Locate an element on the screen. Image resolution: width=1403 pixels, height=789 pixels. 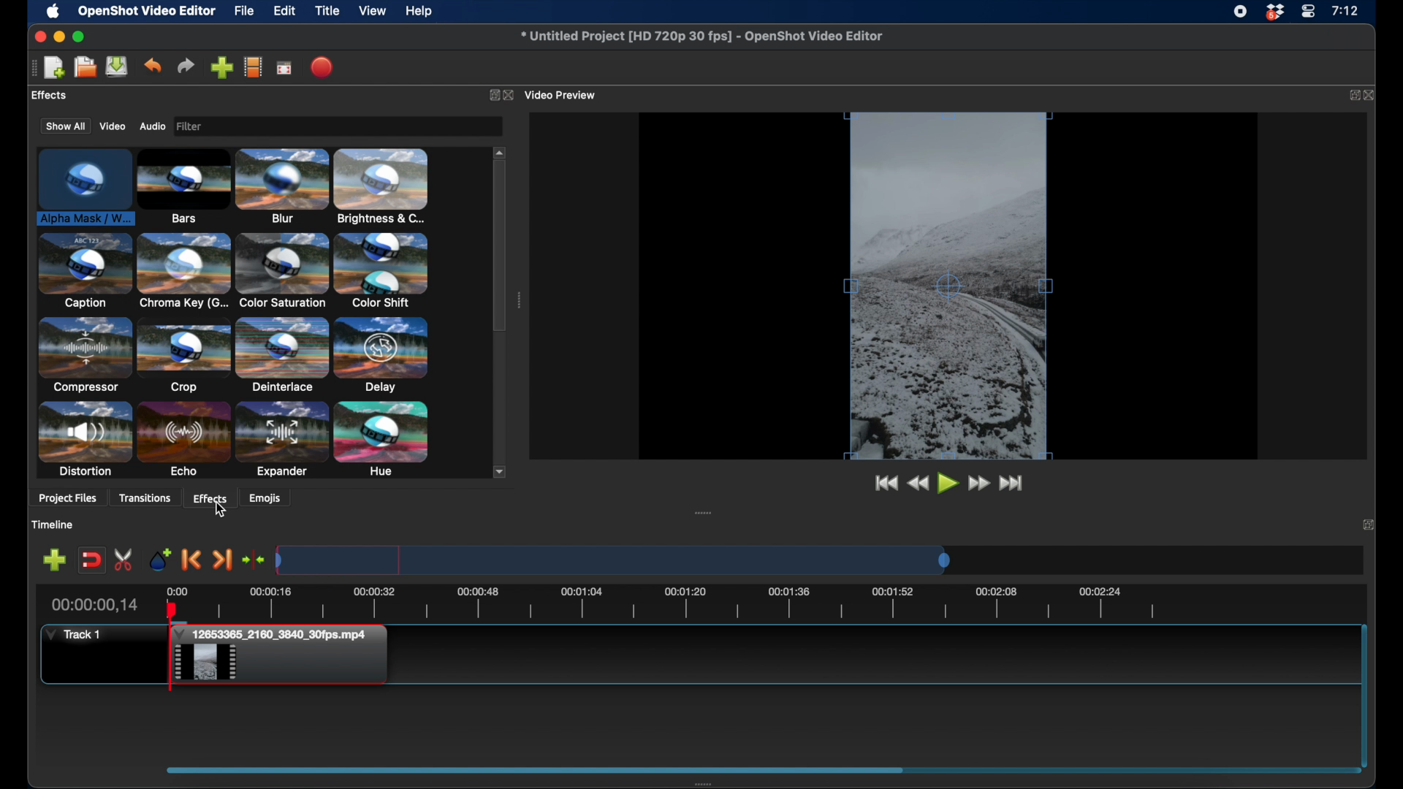
video preview is located at coordinates (948, 286).